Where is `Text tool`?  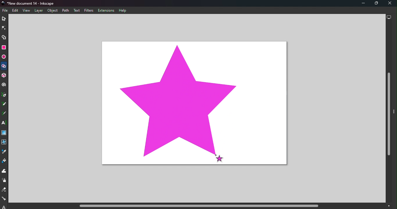 Text tool is located at coordinates (4, 123).